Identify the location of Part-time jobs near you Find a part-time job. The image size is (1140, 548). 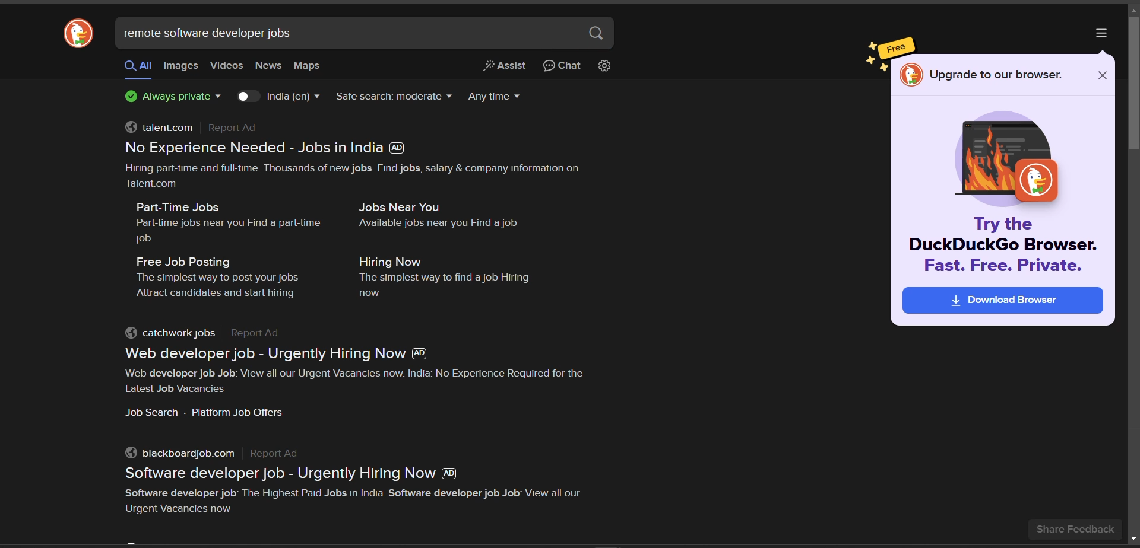
(223, 232).